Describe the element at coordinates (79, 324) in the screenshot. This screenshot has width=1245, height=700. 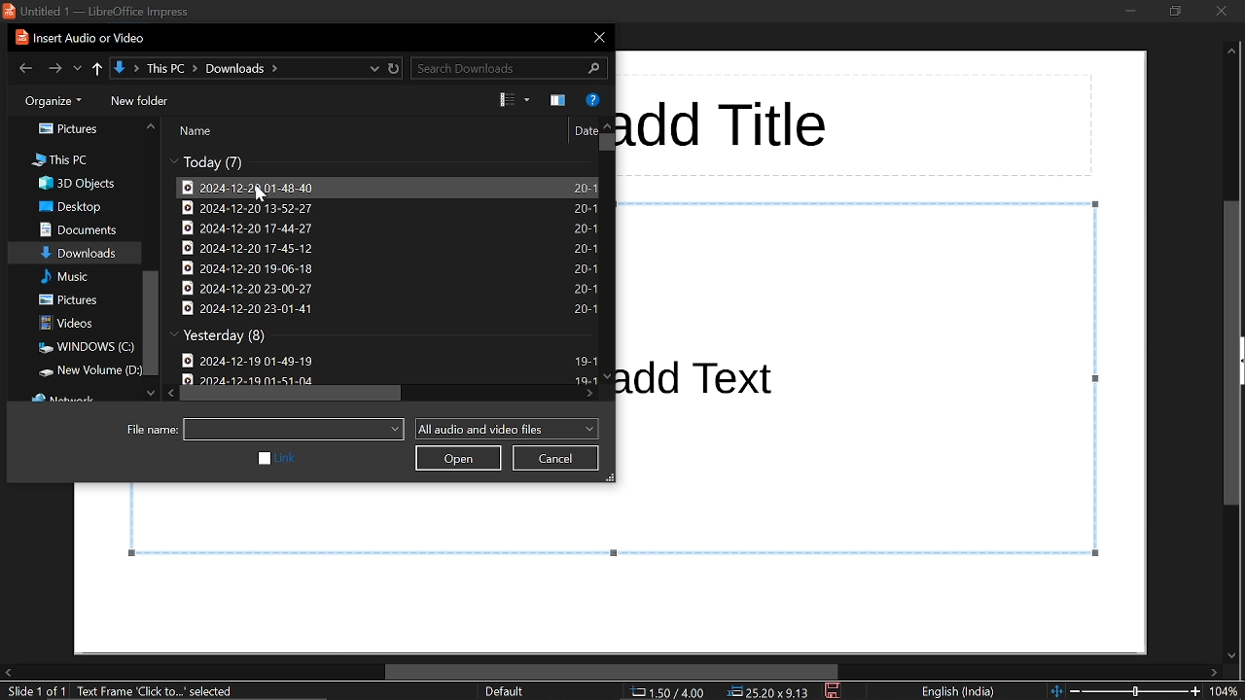
I see `videos` at that location.